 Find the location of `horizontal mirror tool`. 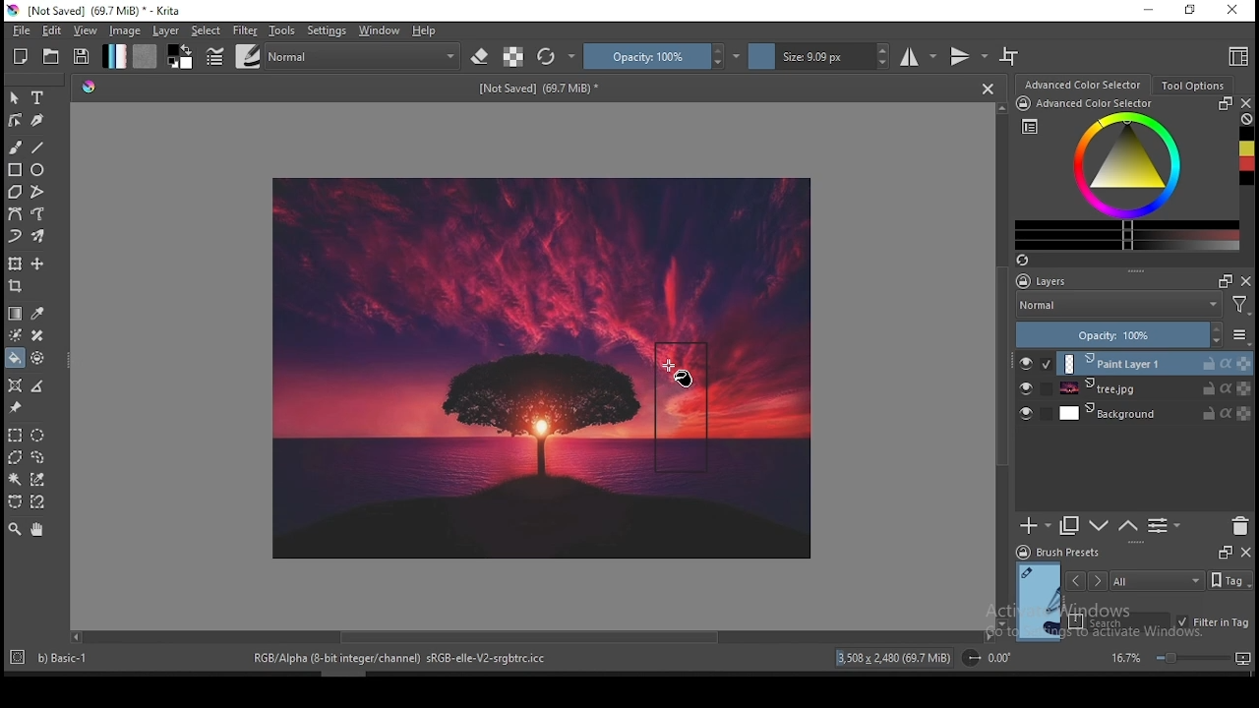

horizontal mirror tool is located at coordinates (920, 56).